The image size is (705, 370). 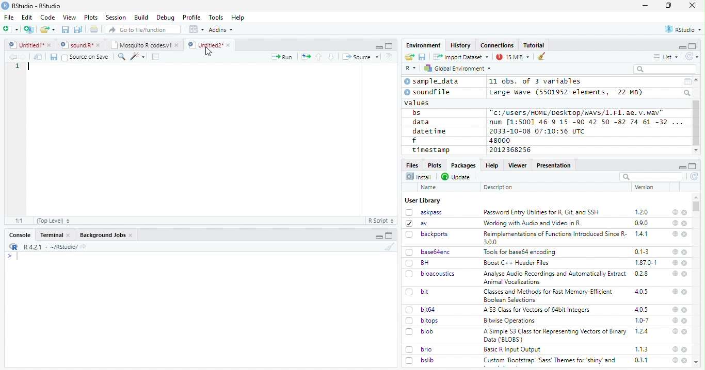 I want to click on close, so click(x=685, y=332).